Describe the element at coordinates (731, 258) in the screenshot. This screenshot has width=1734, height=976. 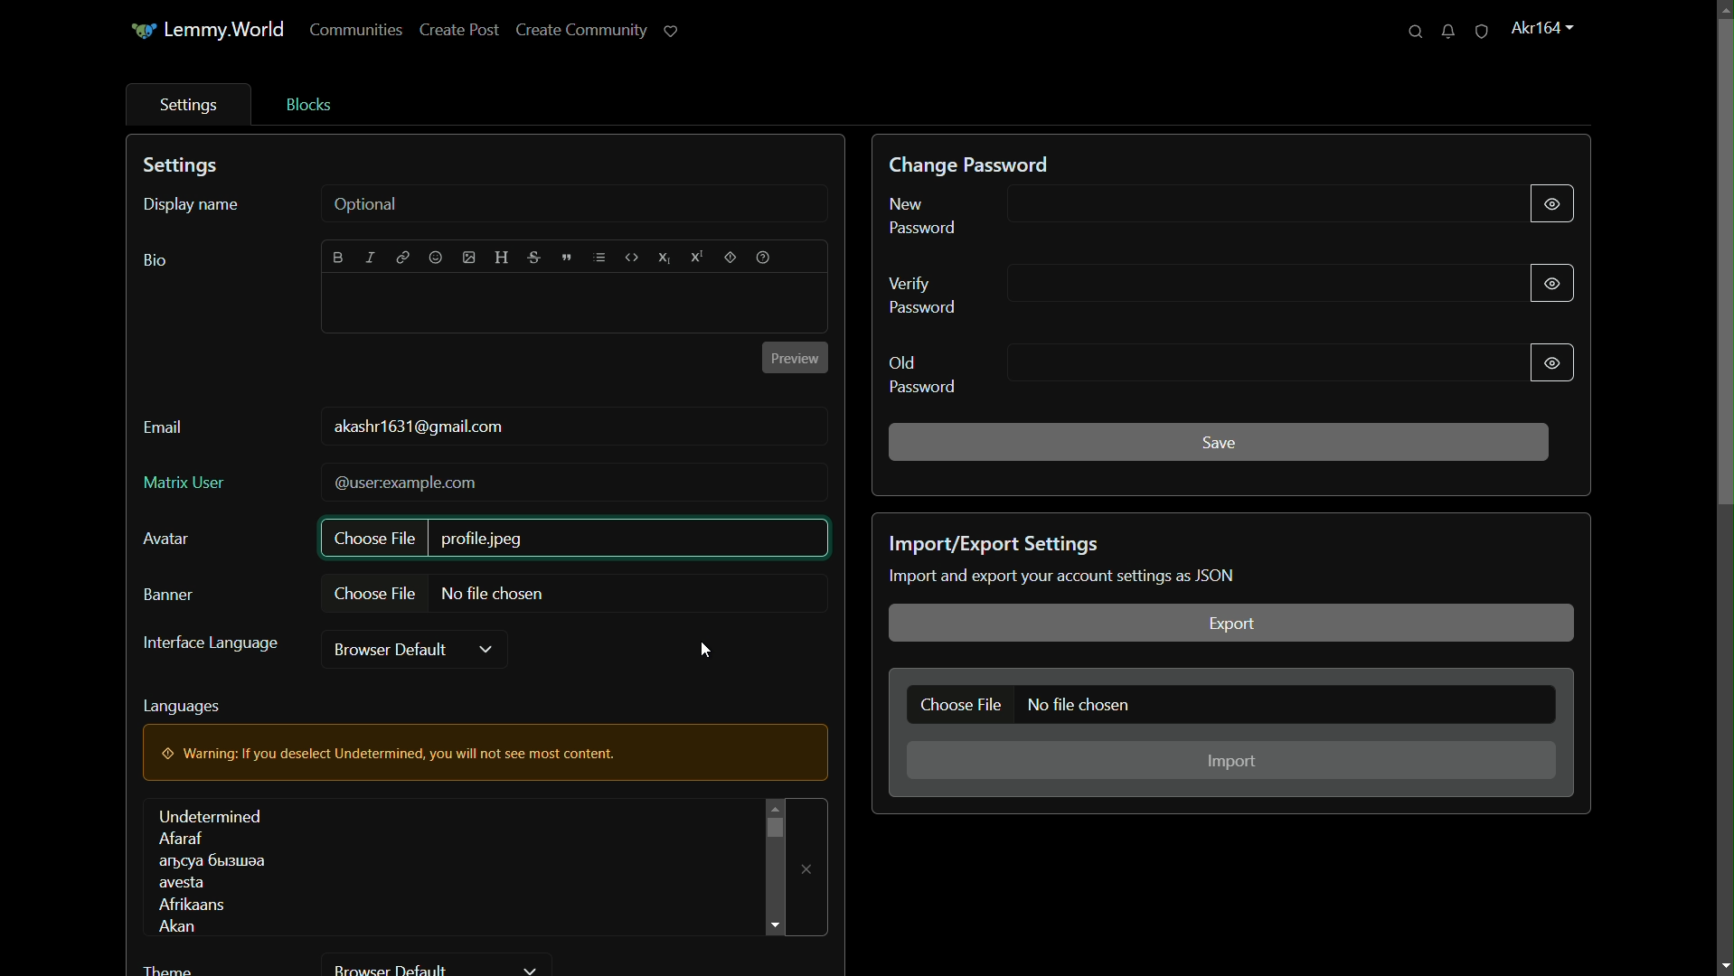
I see `spoiler` at that location.